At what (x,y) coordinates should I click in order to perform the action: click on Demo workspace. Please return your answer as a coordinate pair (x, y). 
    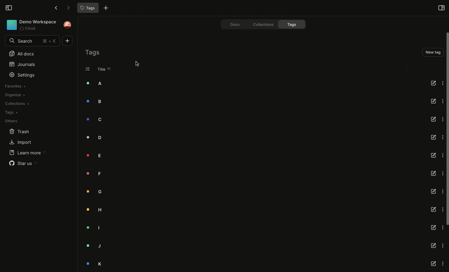
    Looking at the image, I should click on (29, 25).